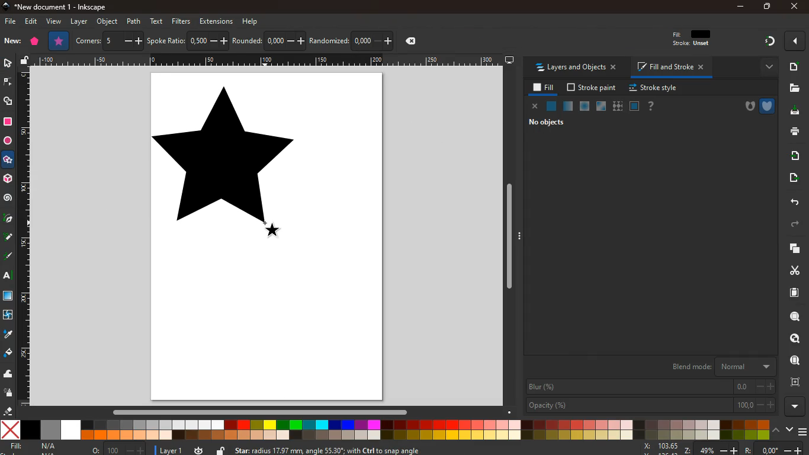  I want to click on image, so click(268, 237).